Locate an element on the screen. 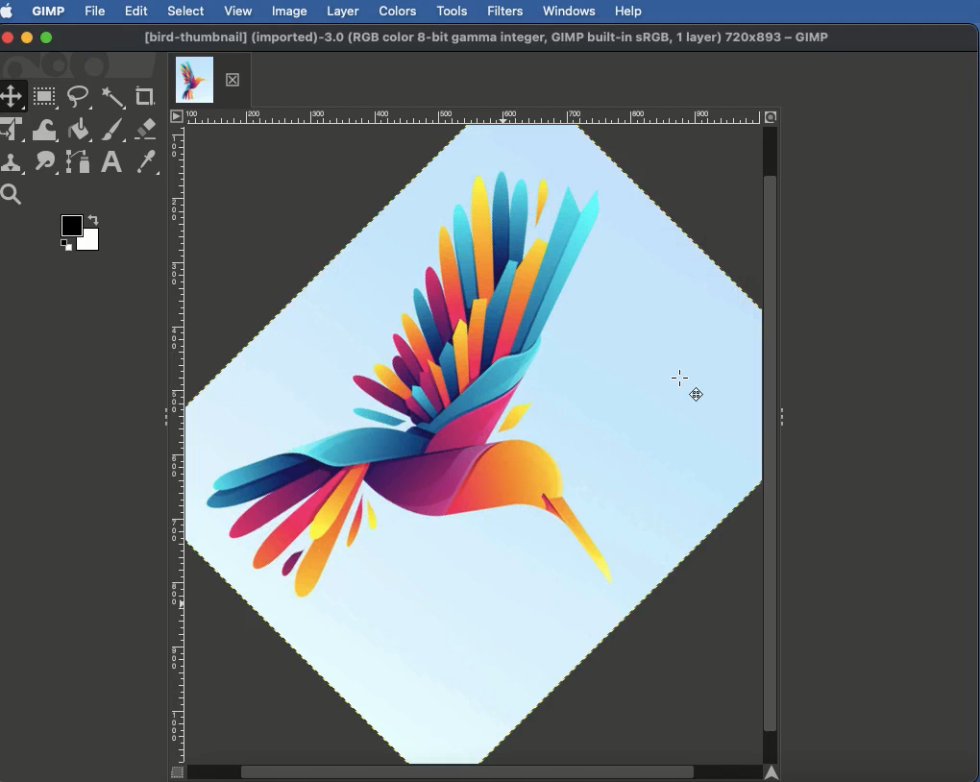 This screenshot has width=980, height=782. Minimize is located at coordinates (27, 37).